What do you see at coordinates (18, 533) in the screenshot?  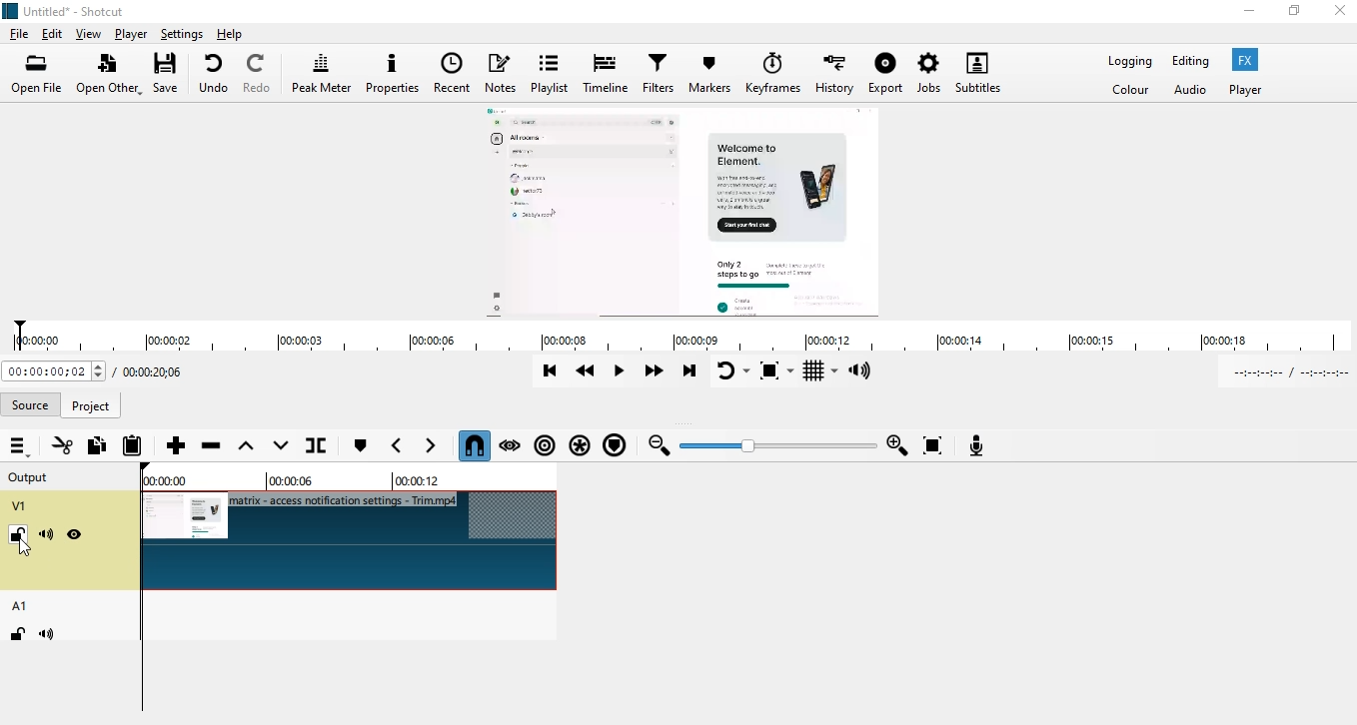 I see `lock` at bounding box center [18, 533].